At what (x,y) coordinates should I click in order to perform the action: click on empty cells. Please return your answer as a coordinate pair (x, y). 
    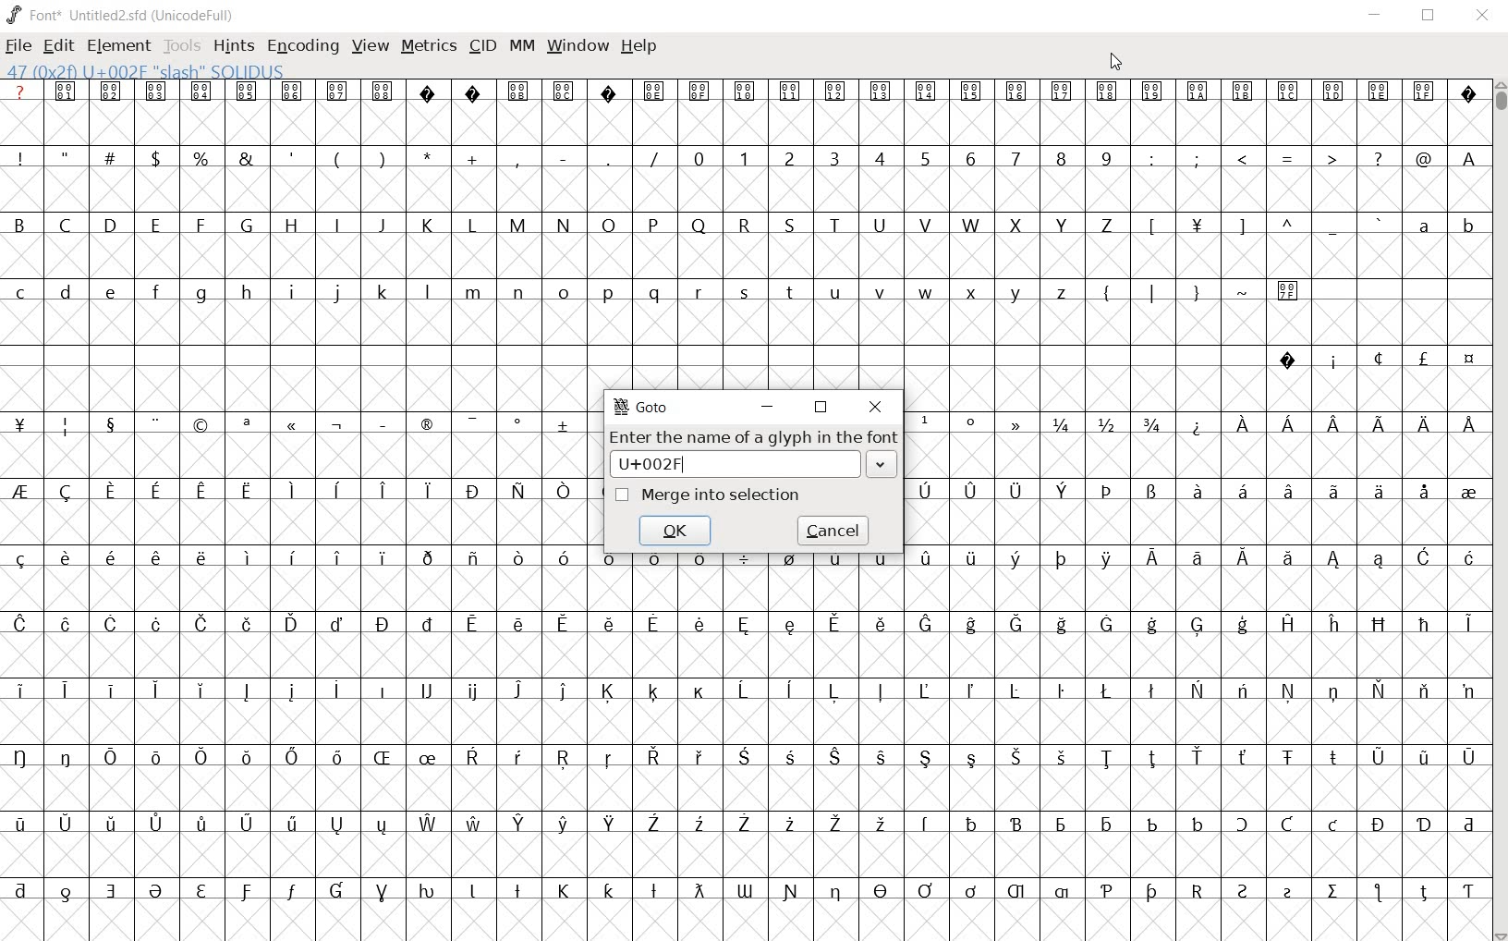
    Looking at the image, I should click on (311, 455).